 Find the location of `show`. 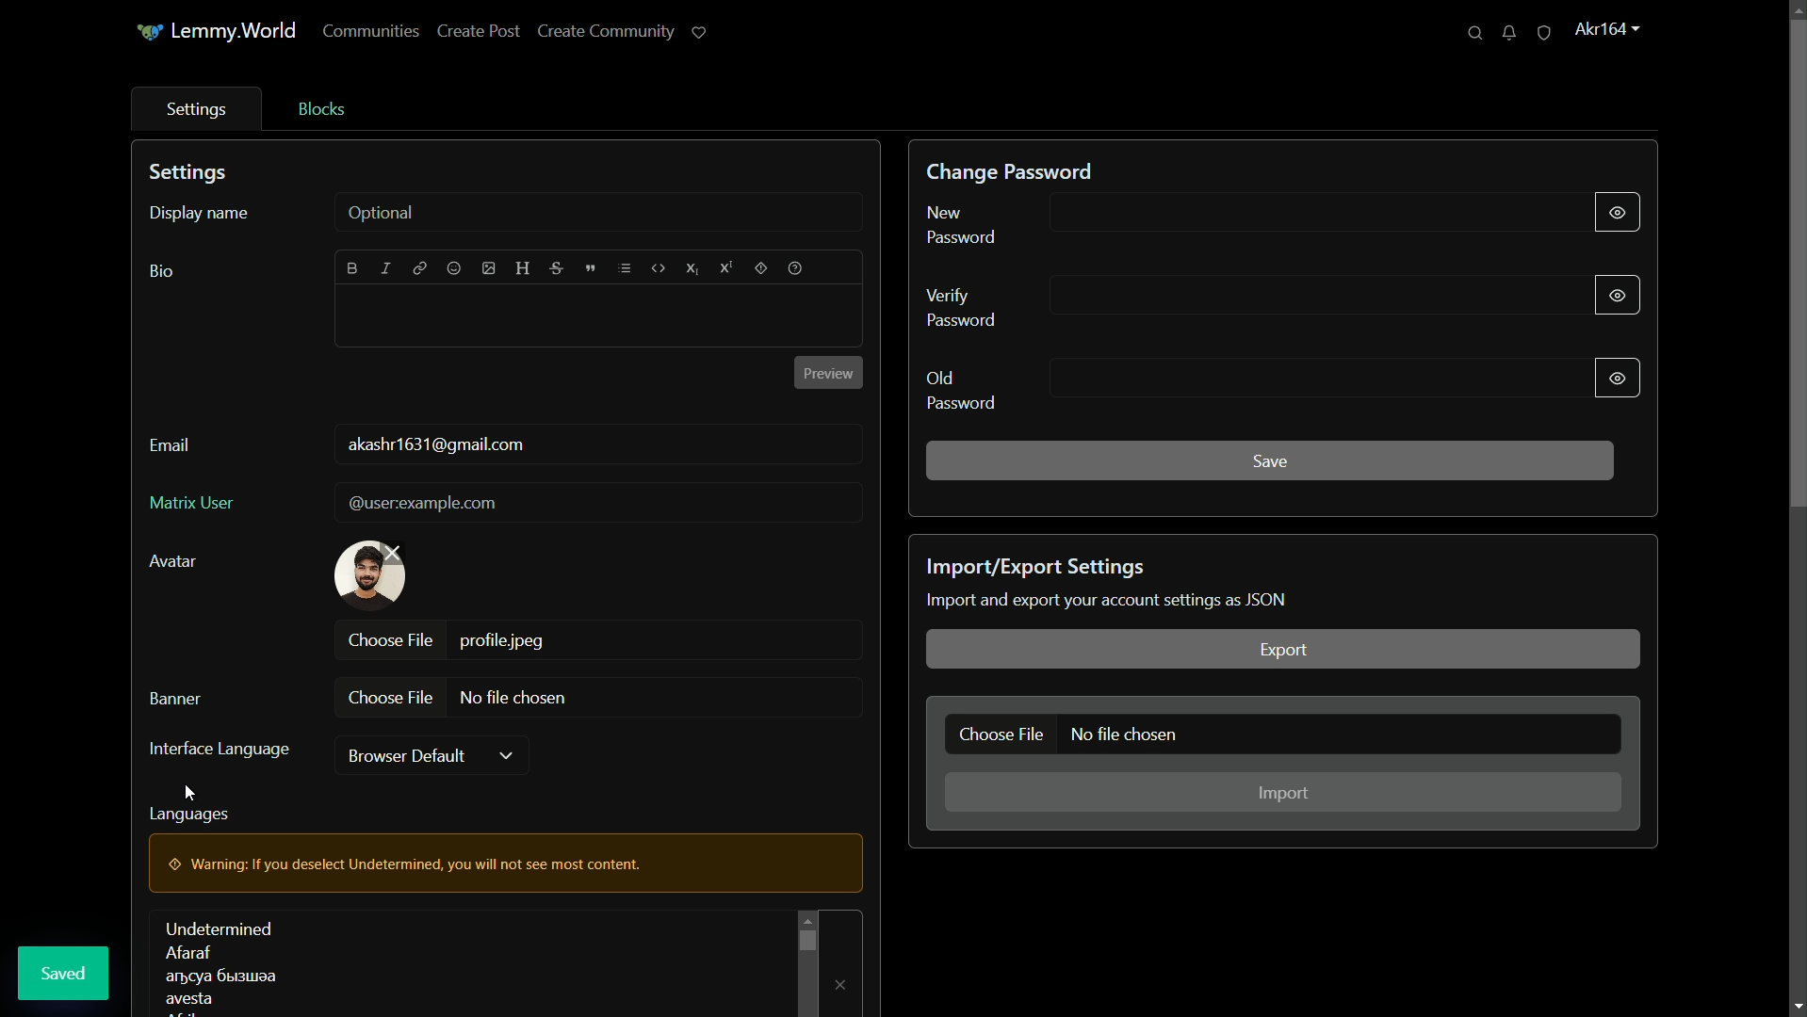

show is located at coordinates (1617, 293).